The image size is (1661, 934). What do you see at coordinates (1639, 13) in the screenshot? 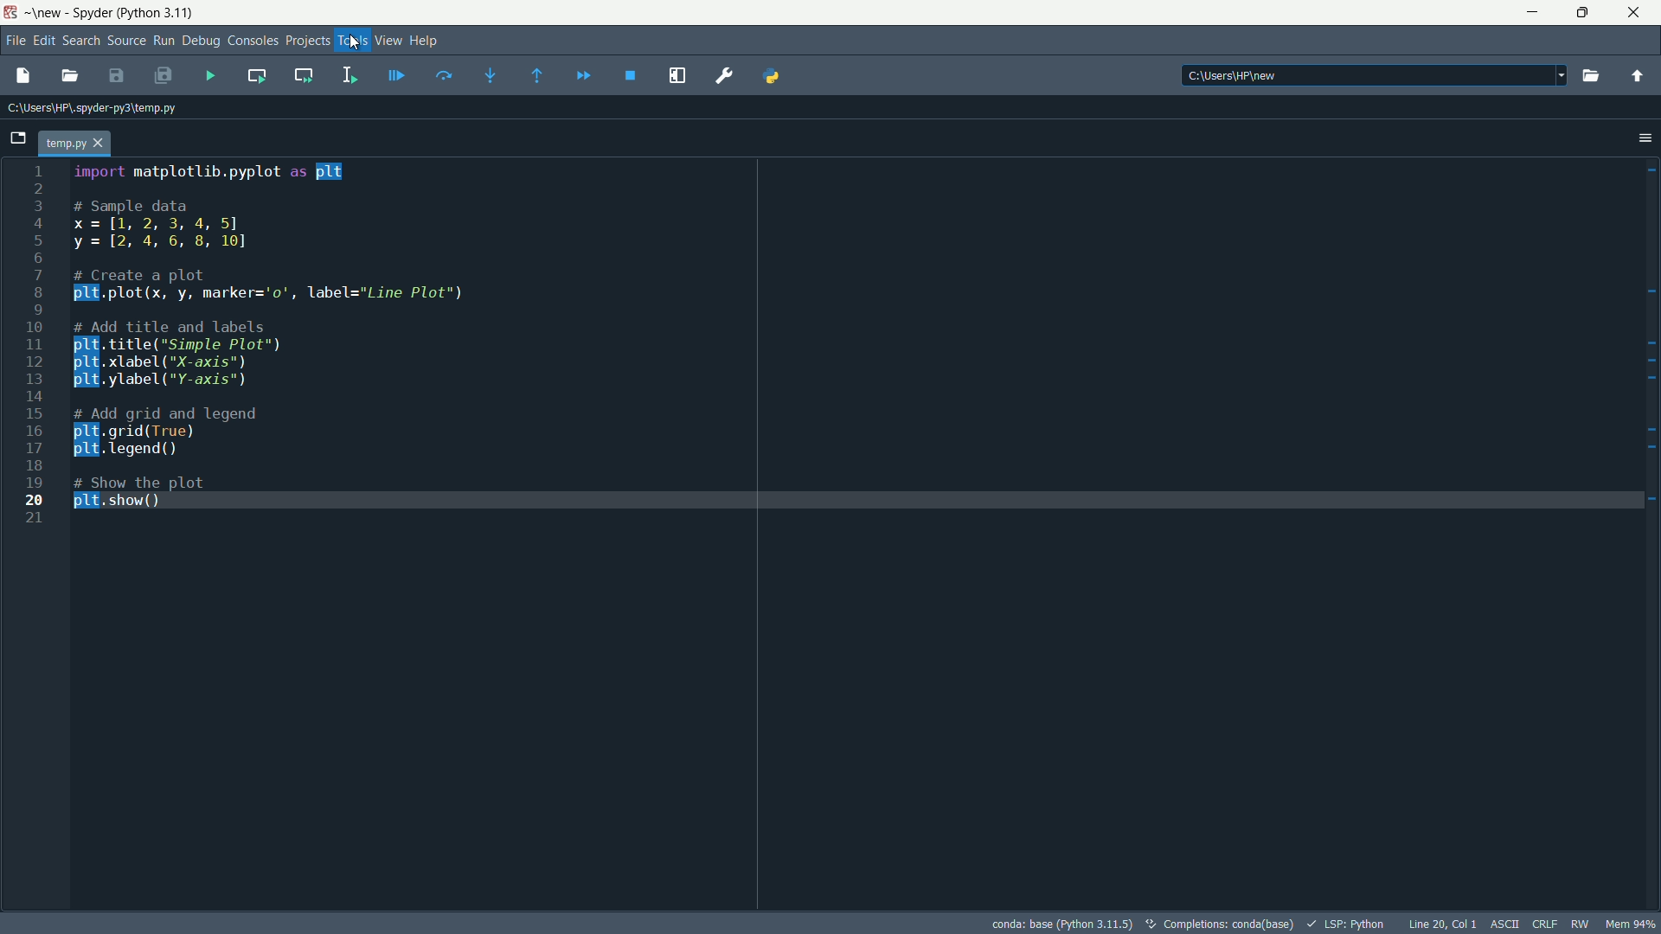
I see `close app` at bounding box center [1639, 13].